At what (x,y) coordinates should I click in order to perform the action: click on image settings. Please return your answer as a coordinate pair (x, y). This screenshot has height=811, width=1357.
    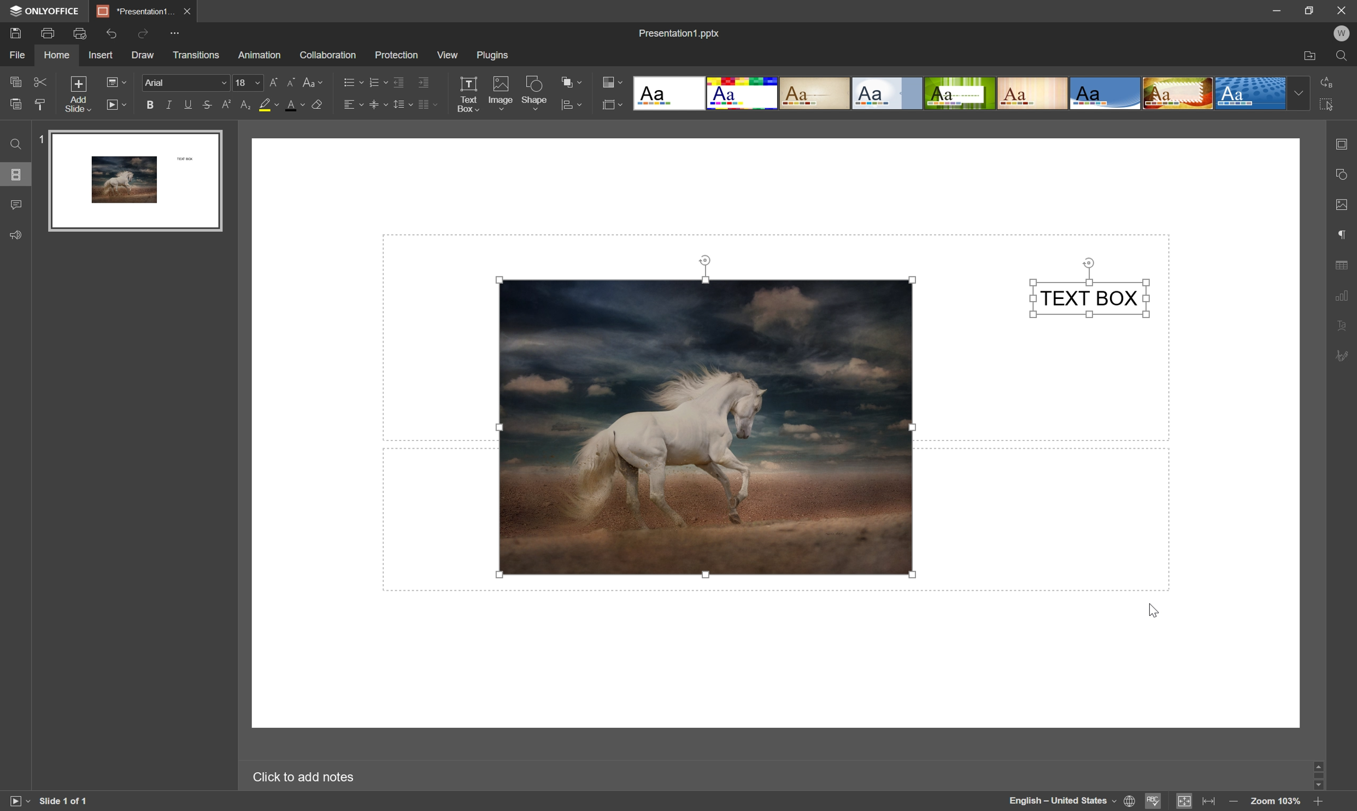
    Looking at the image, I should click on (1343, 205).